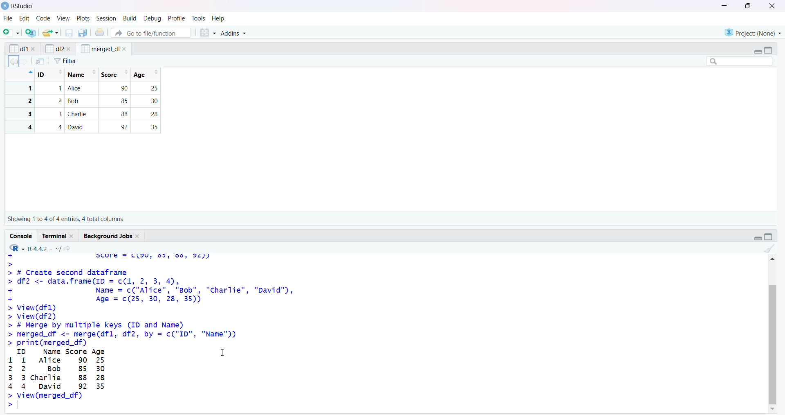 This screenshot has width=785, height=415. I want to click on 3 3 Charlie 88 28, so click(85, 114).